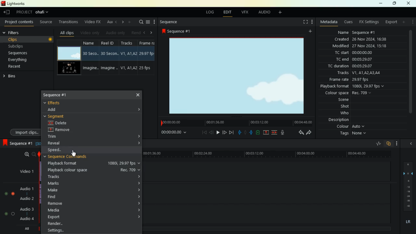 This screenshot has height=234, width=416. What do you see at coordinates (19, 46) in the screenshot?
I see `subclips` at bounding box center [19, 46].